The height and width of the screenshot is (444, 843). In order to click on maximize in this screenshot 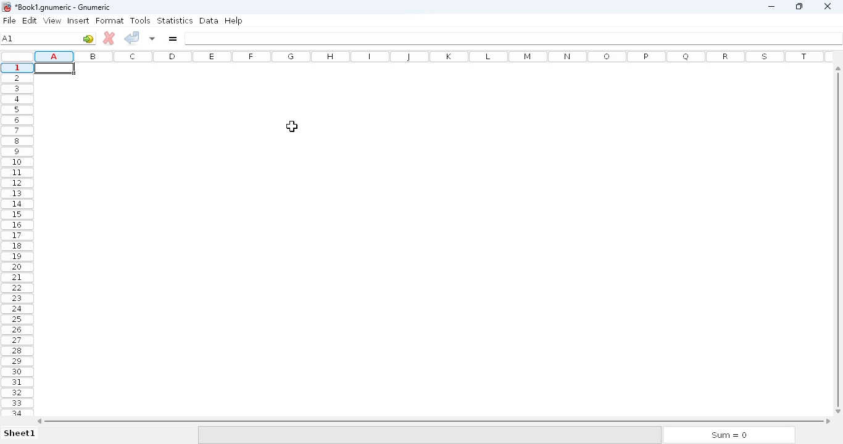, I will do `click(800, 6)`.